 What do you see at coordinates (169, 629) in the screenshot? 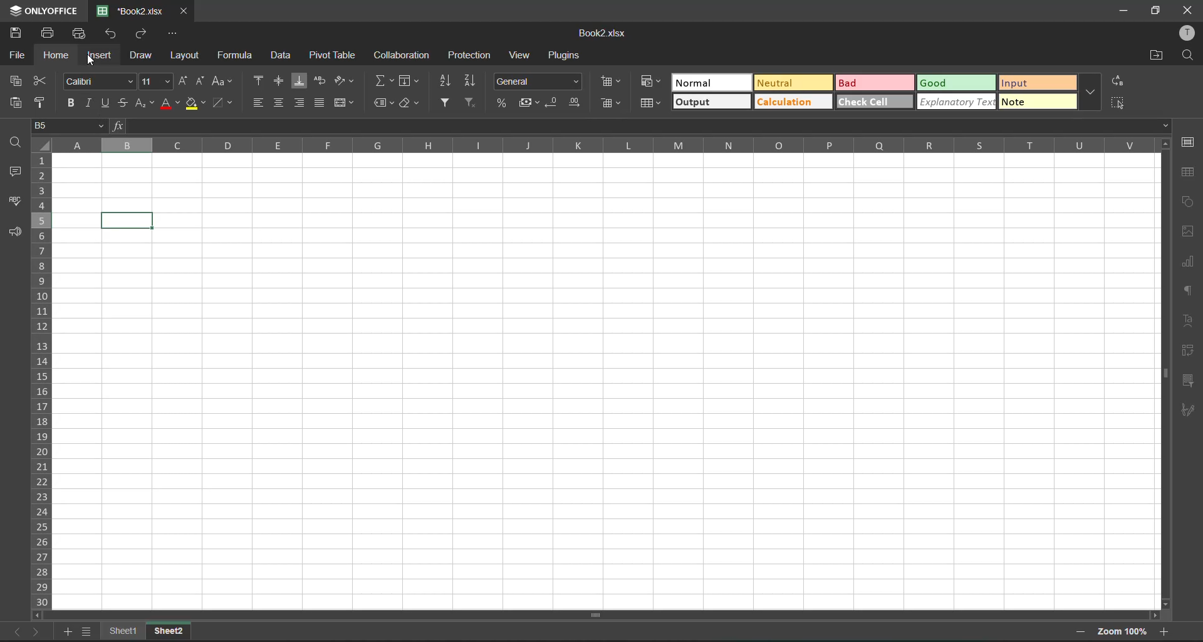
I see `sheet2` at bounding box center [169, 629].